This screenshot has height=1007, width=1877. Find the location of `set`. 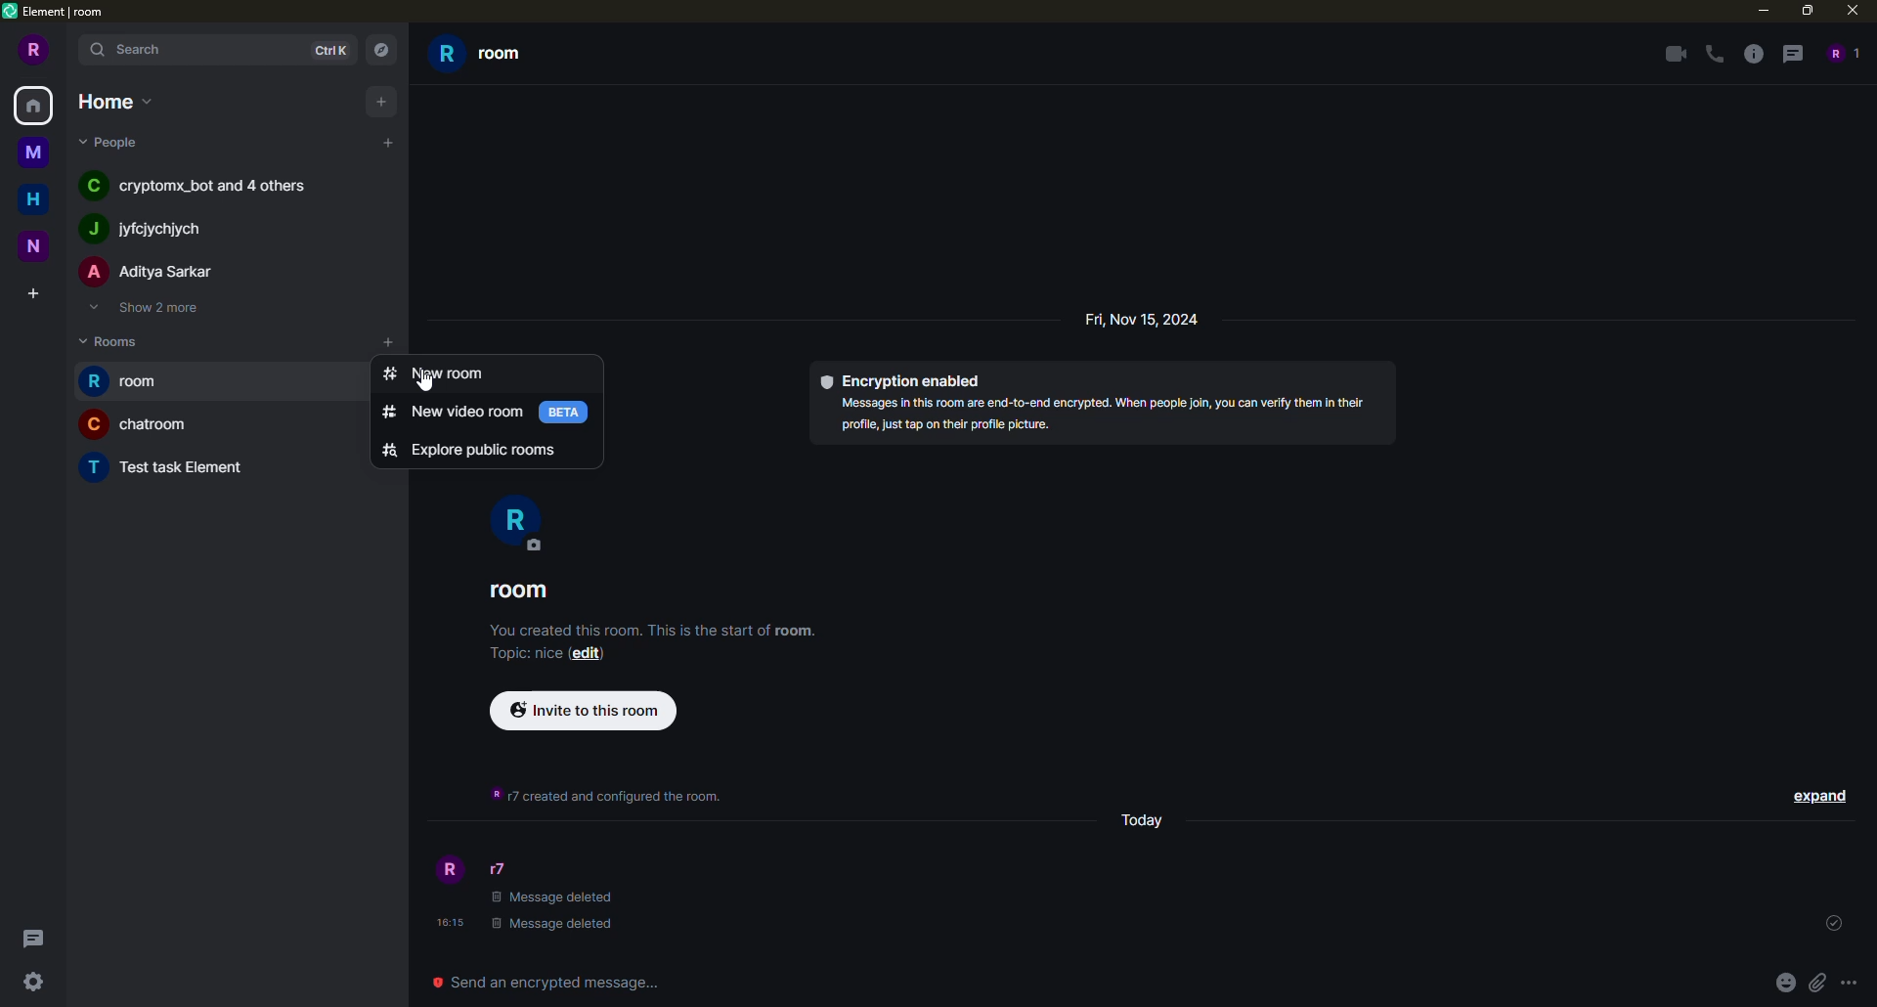

set is located at coordinates (1836, 922).